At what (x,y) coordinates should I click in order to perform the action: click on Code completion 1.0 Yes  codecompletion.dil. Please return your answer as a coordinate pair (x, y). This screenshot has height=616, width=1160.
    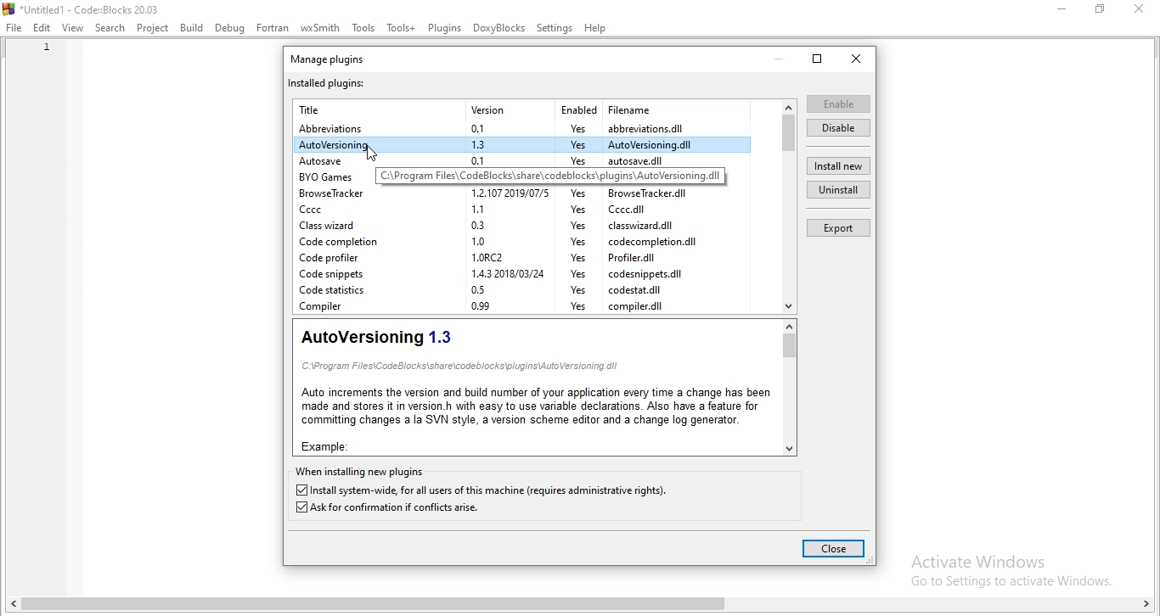
    Looking at the image, I should click on (499, 241).